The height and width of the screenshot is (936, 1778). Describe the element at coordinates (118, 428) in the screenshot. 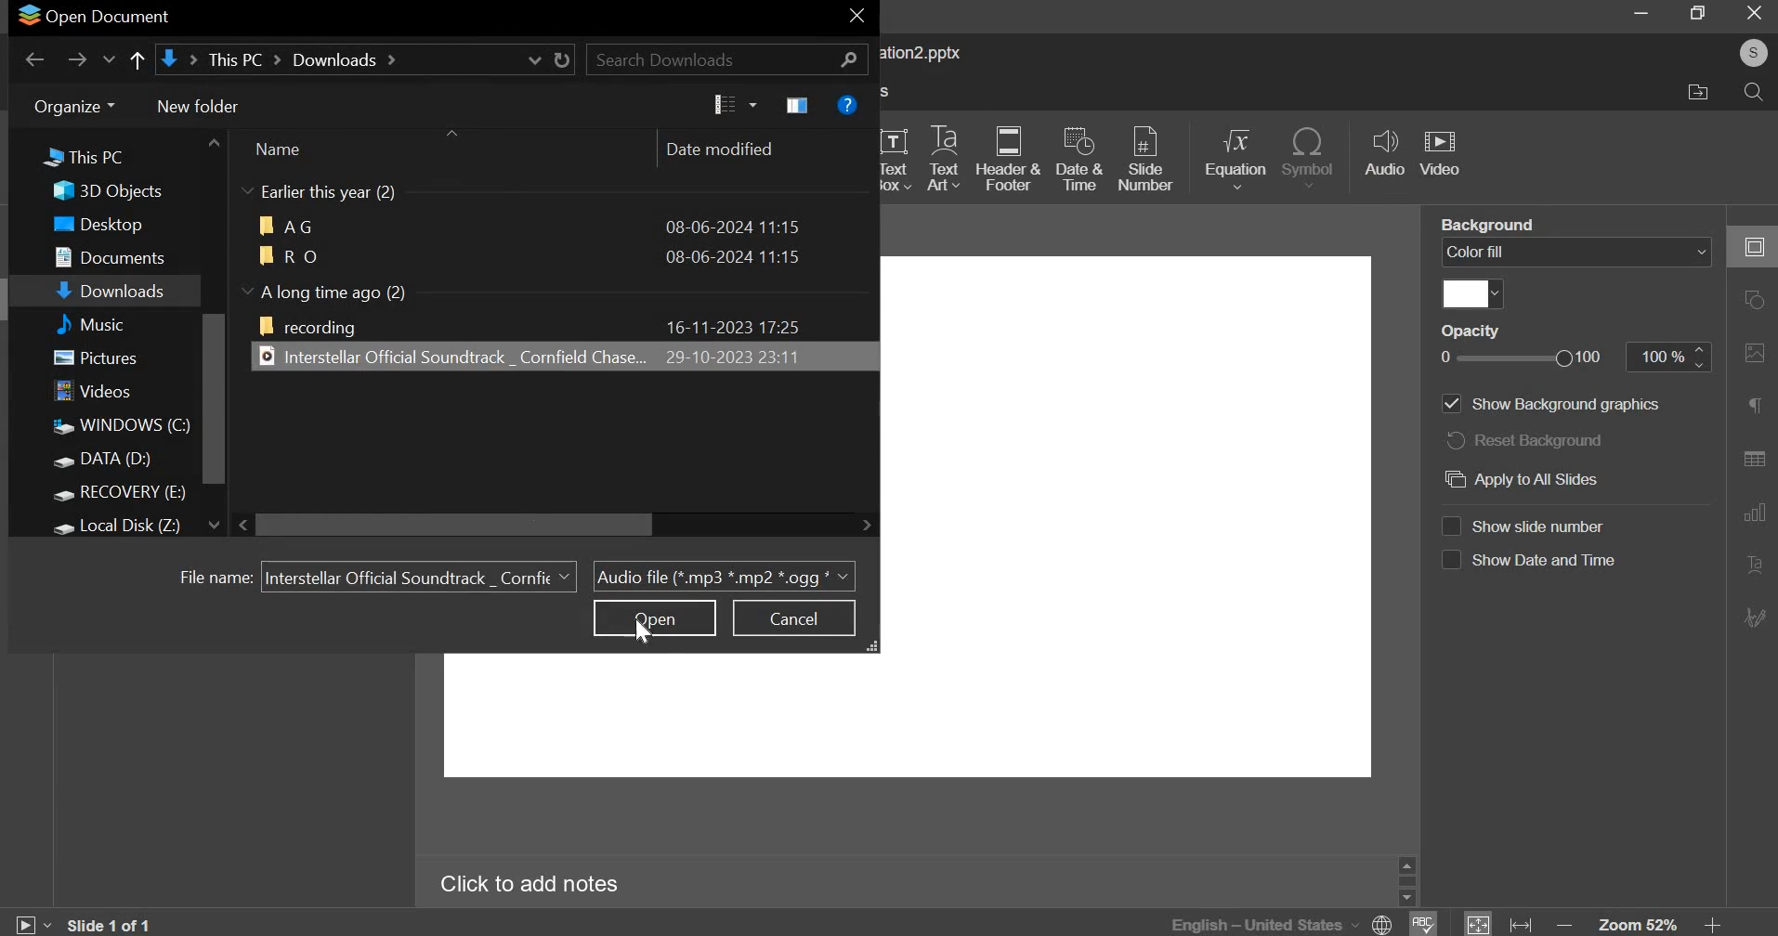

I see `WINDOWS (C:)` at that location.